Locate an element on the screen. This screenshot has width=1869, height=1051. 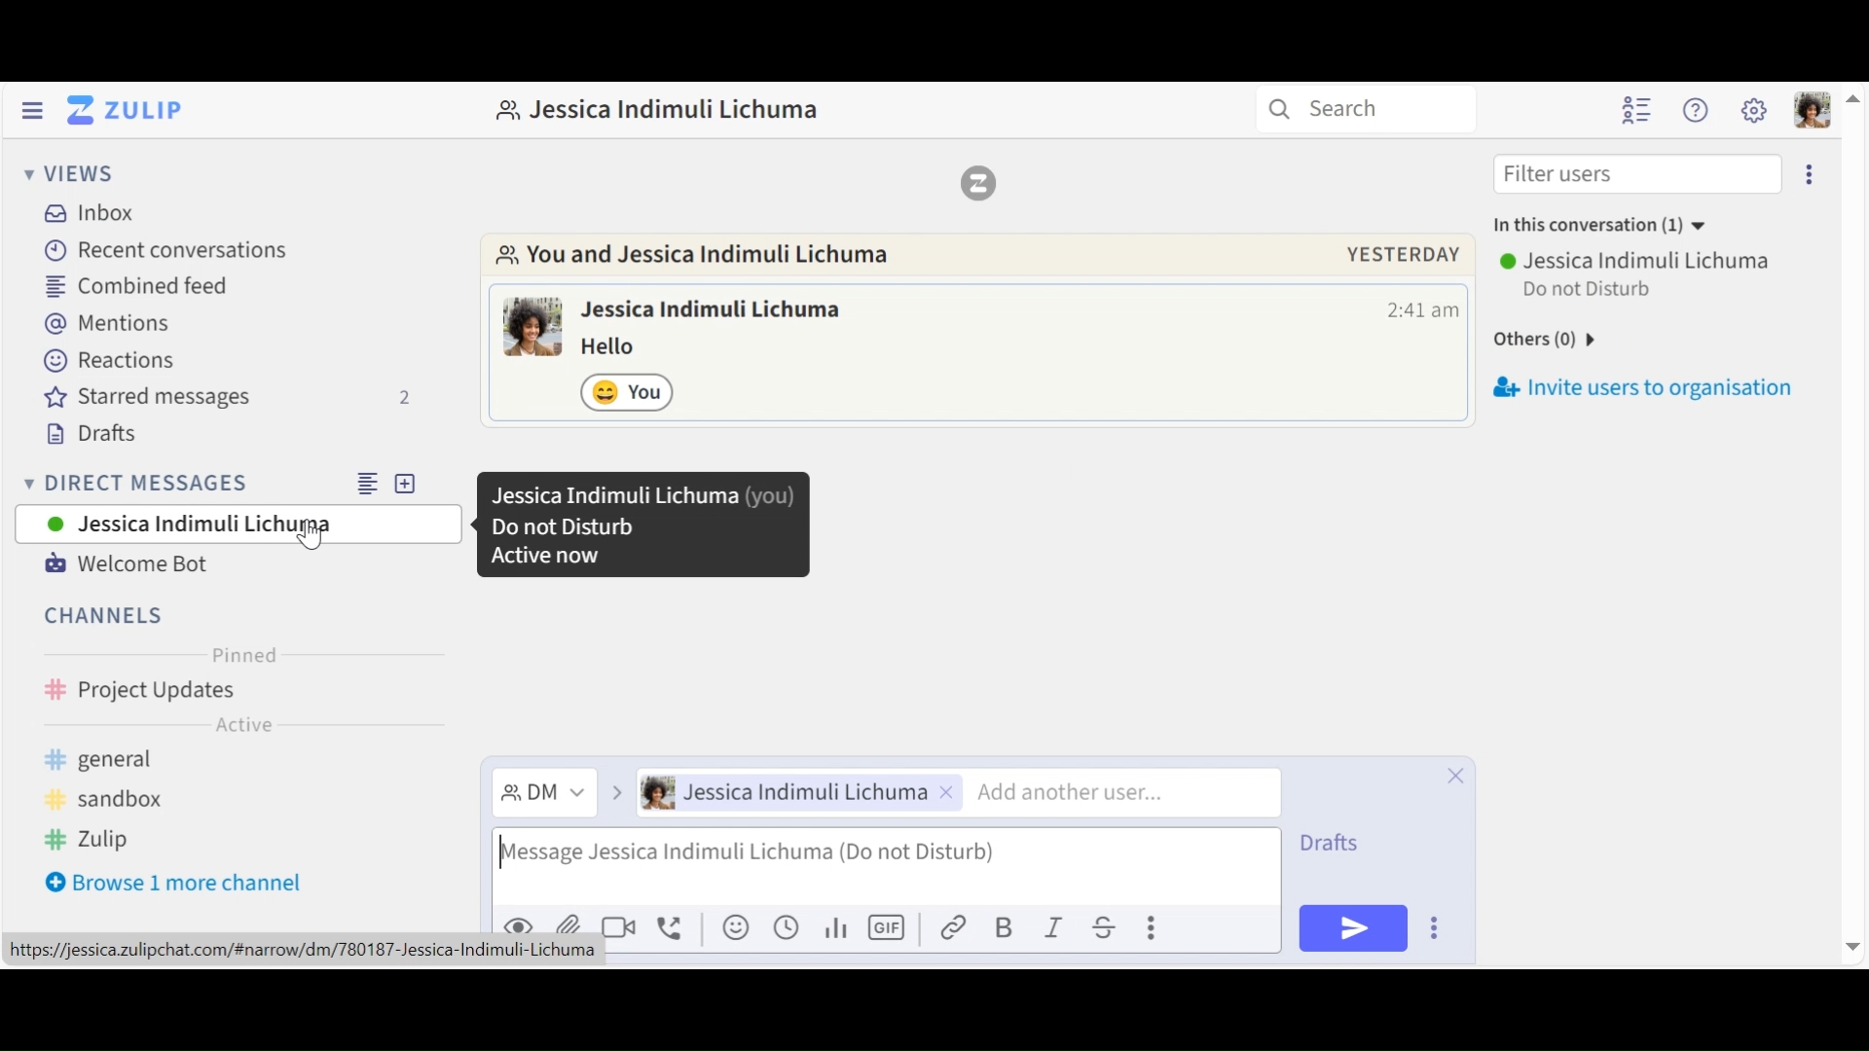
Zulip is located at coordinates (978, 182).